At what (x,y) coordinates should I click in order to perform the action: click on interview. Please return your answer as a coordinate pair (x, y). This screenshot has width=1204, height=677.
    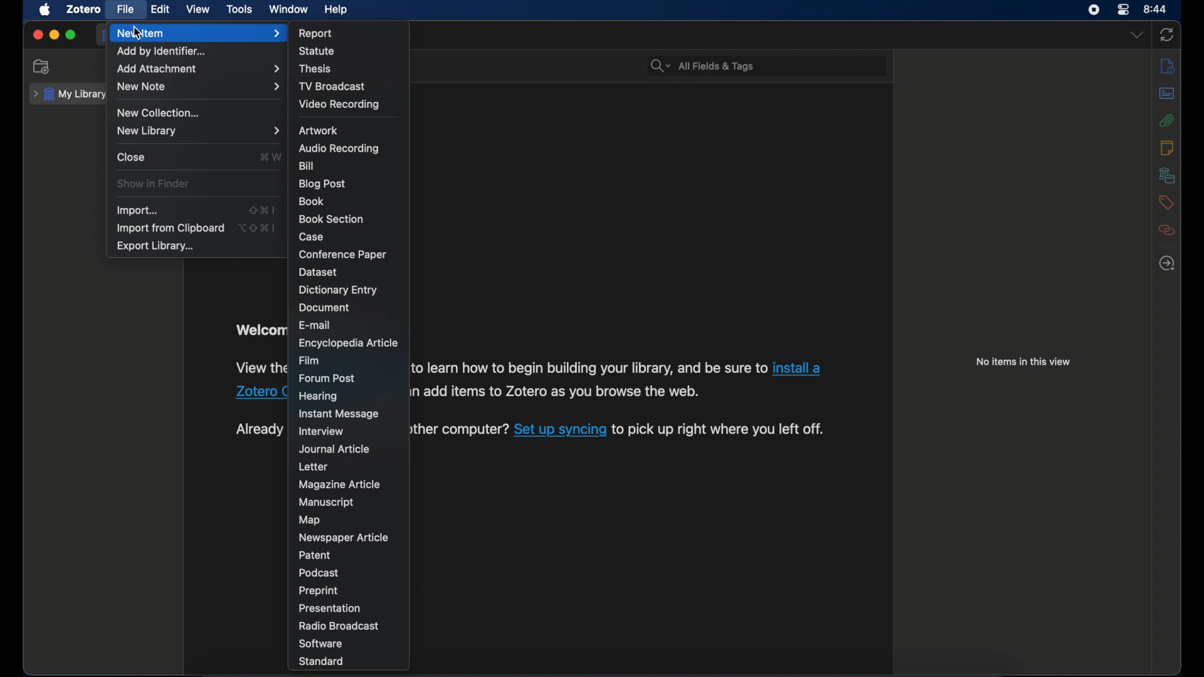
    Looking at the image, I should click on (321, 431).